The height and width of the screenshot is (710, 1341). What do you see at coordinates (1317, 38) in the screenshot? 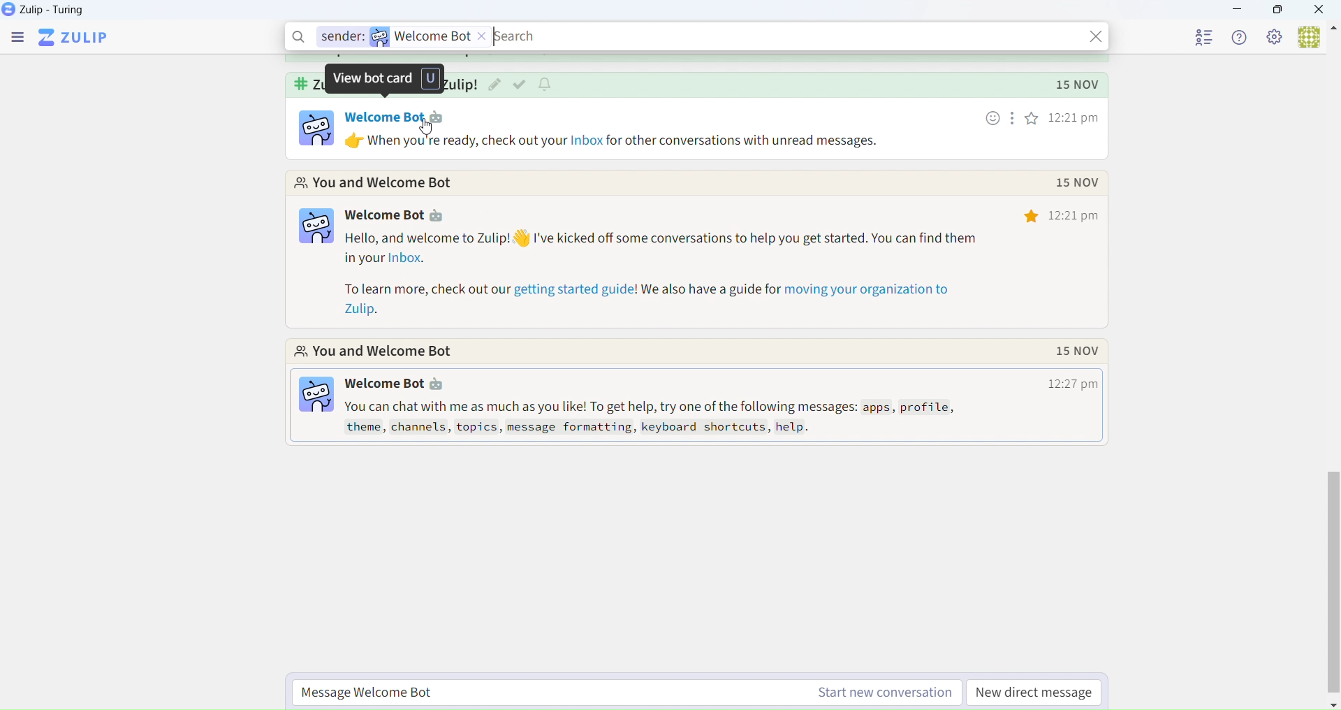
I see `Users` at bounding box center [1317, 38].